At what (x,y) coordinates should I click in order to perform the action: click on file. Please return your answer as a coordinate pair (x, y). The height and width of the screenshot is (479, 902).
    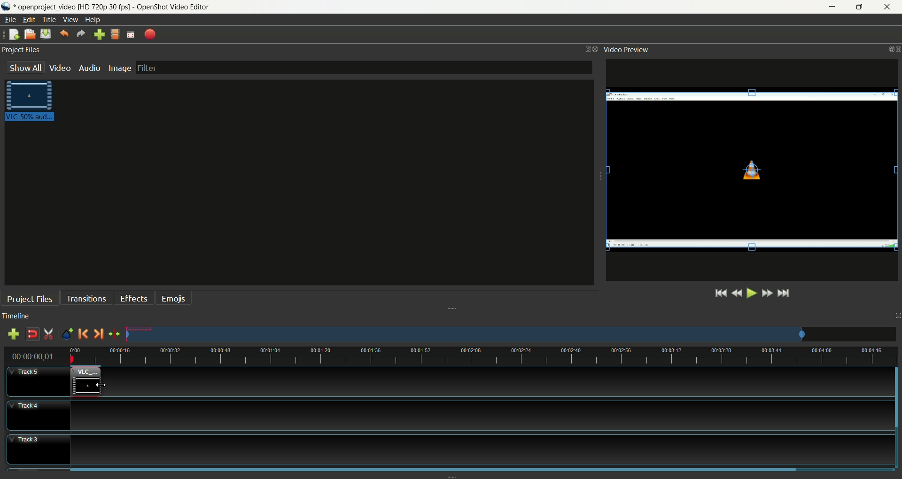
    Looking at the image, I should click on (13, 20).